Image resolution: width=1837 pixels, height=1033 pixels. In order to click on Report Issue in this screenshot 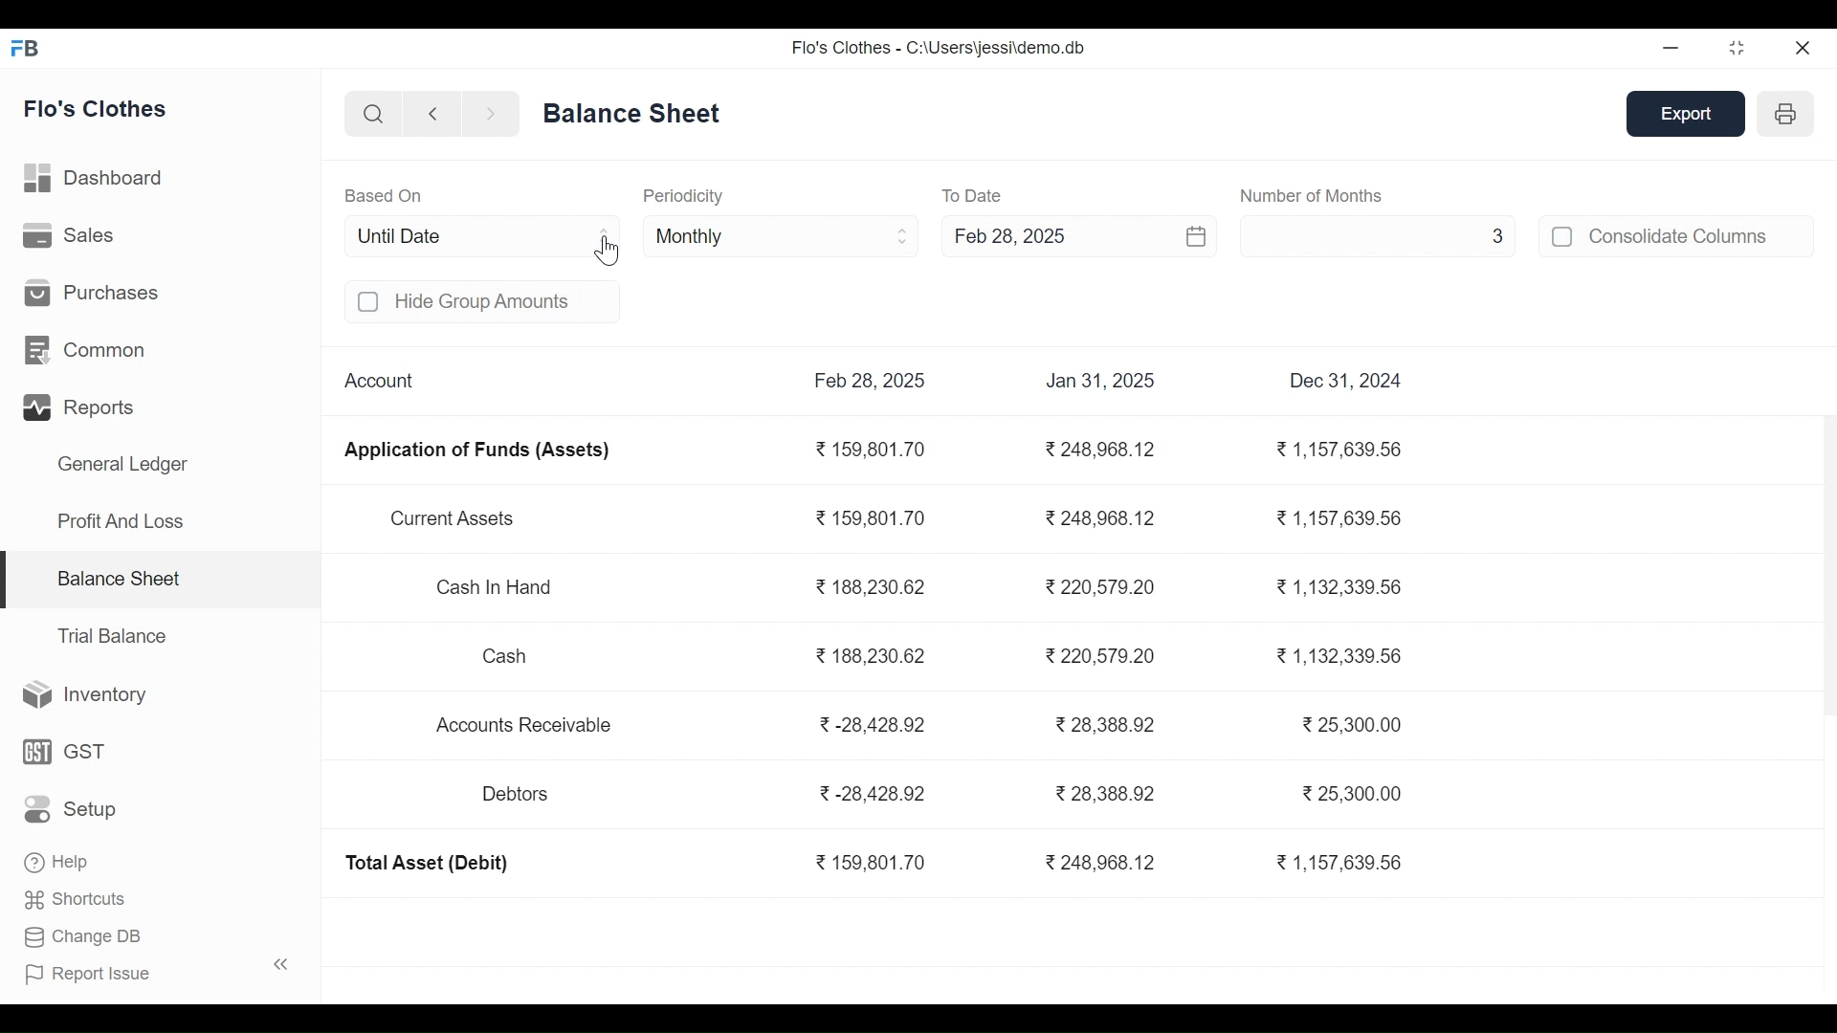, I will do `click(89, 971)`.